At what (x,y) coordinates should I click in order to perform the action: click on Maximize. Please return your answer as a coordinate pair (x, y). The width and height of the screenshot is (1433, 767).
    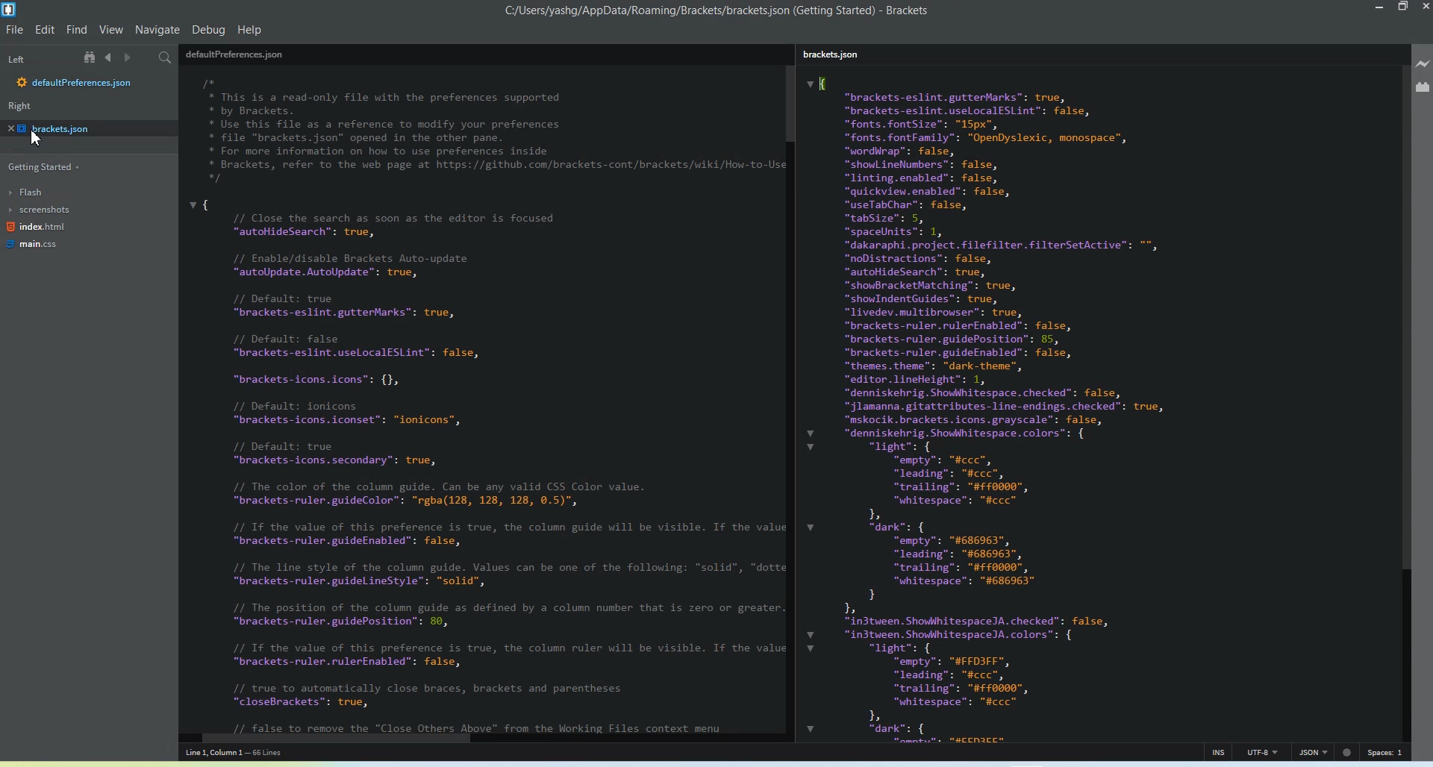
    Looking at the image, I should click on (1404, 7).